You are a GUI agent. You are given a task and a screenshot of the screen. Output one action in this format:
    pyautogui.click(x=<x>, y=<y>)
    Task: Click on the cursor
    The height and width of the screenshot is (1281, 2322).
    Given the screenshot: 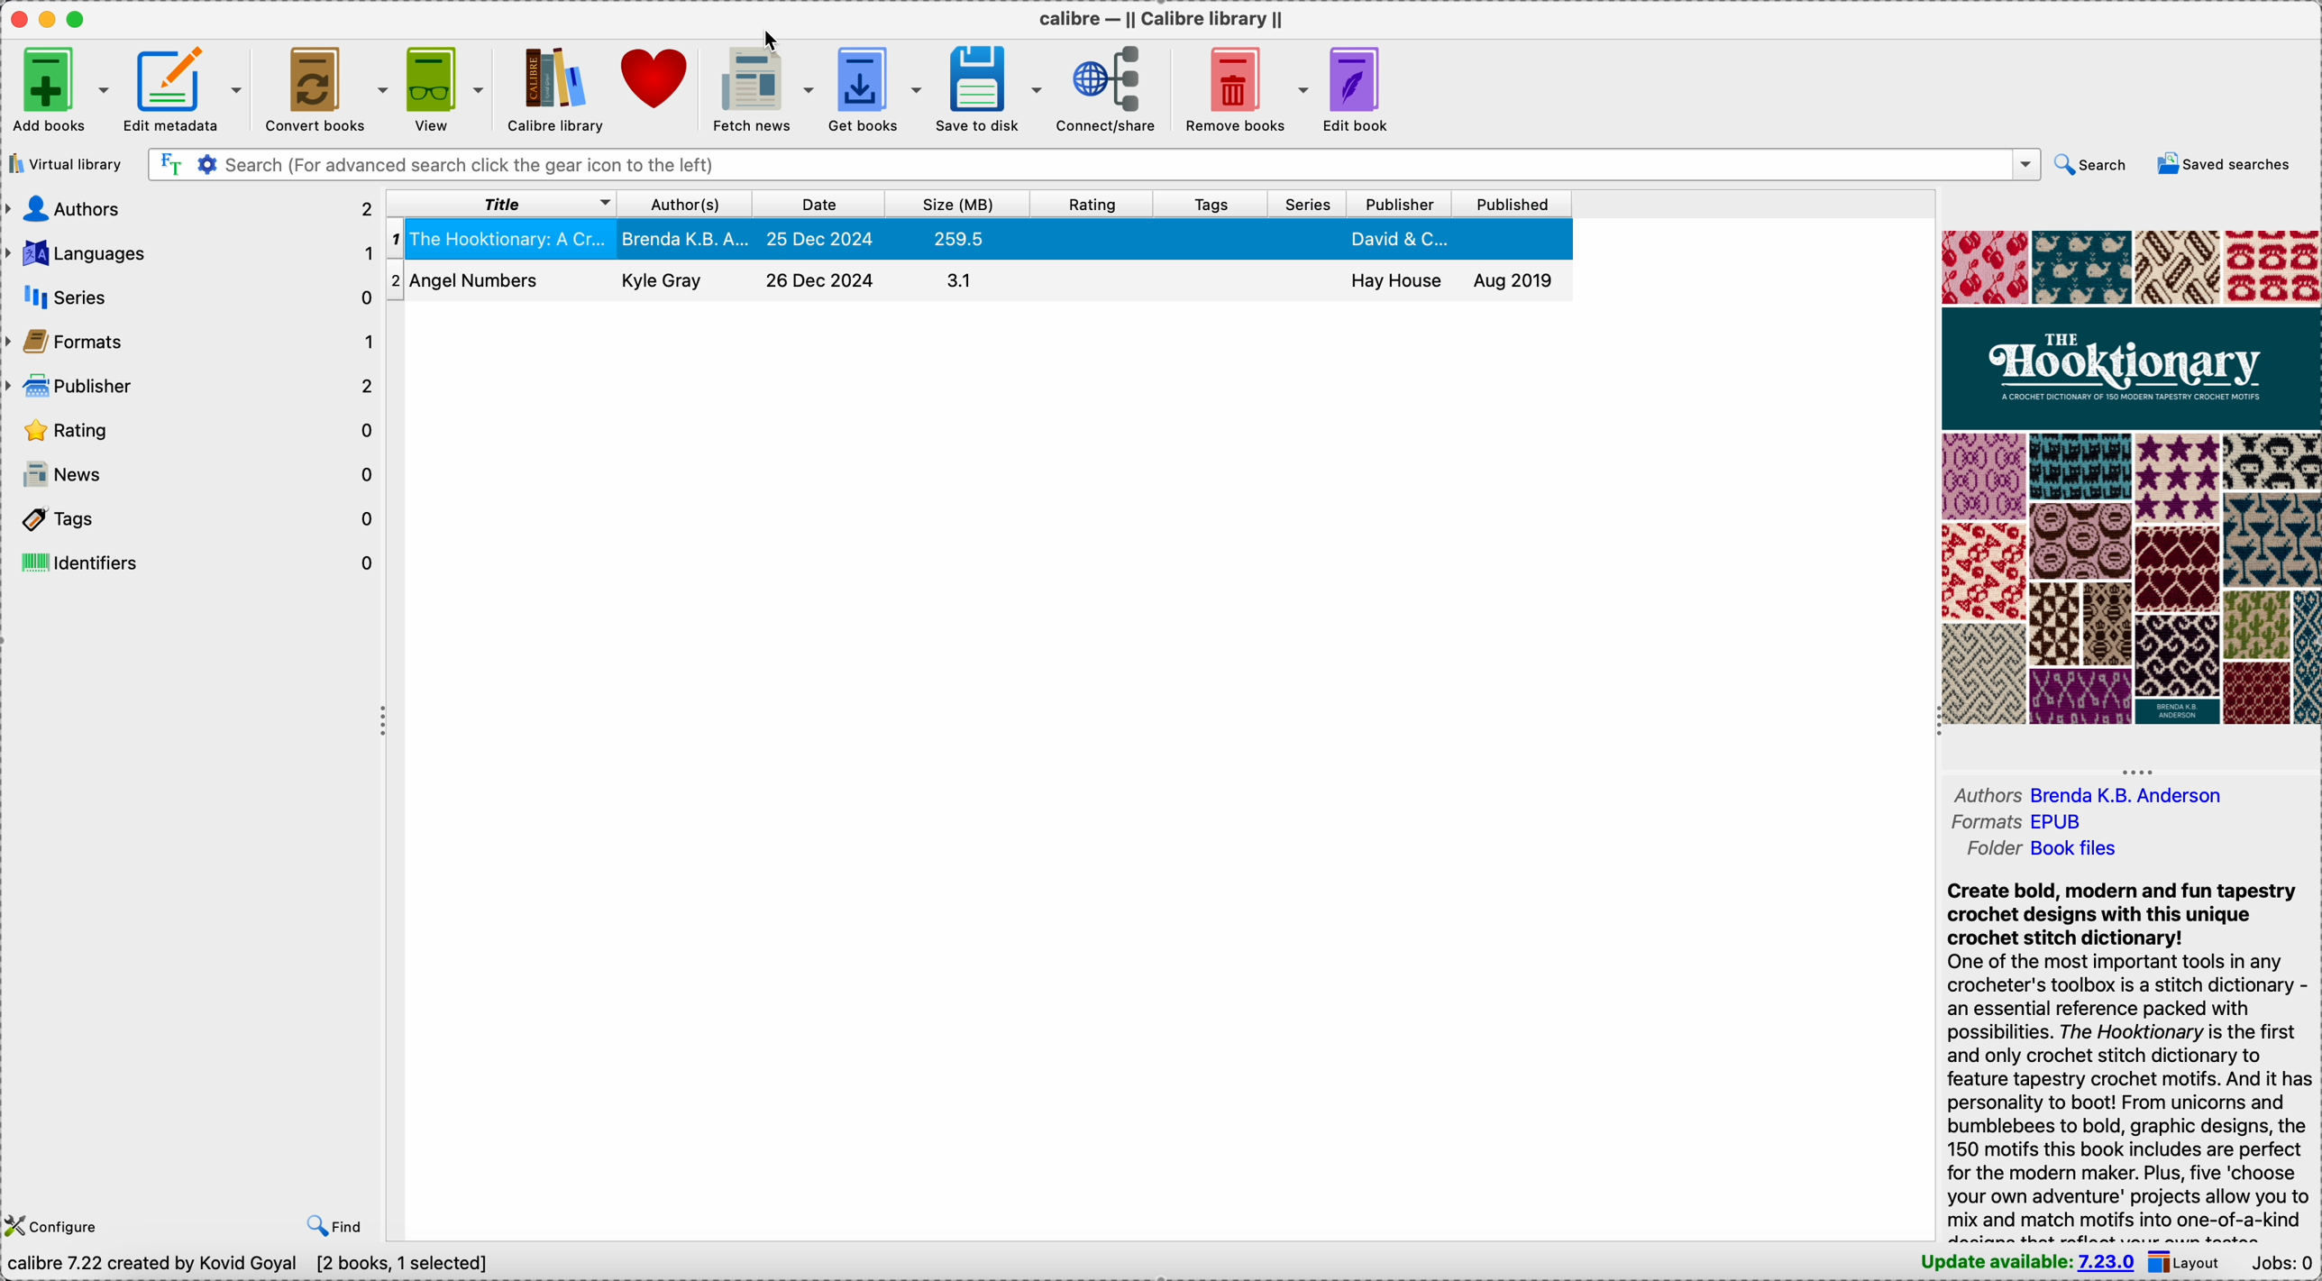 What is the action you would take?
    pyautogui.click(x=777, y=42)
    